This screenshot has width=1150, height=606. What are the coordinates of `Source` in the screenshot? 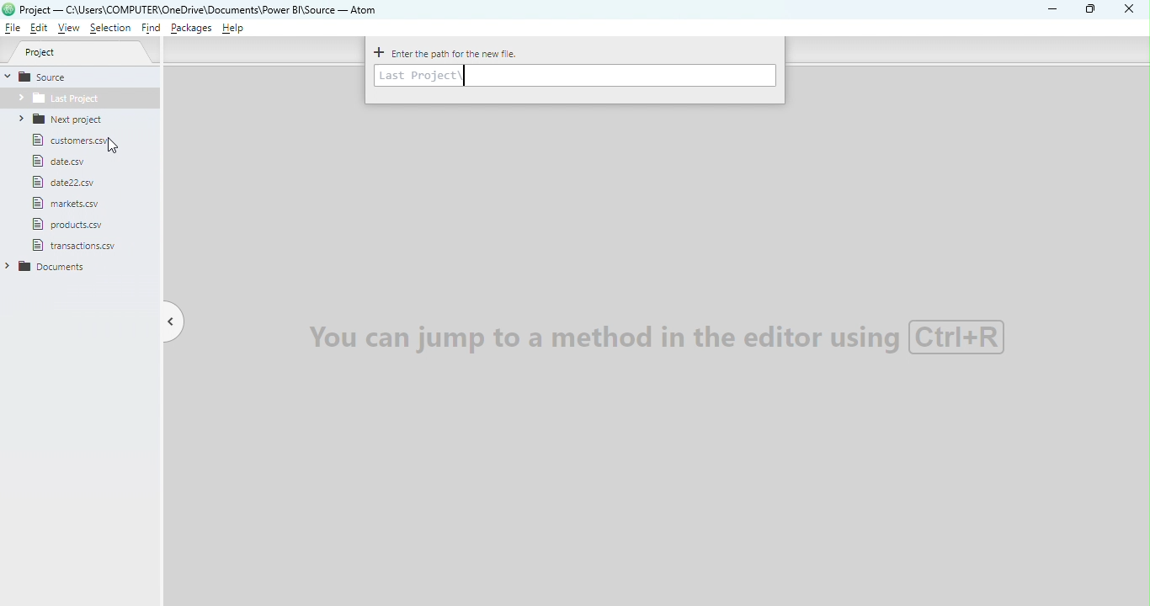 It's located at (50, 77).